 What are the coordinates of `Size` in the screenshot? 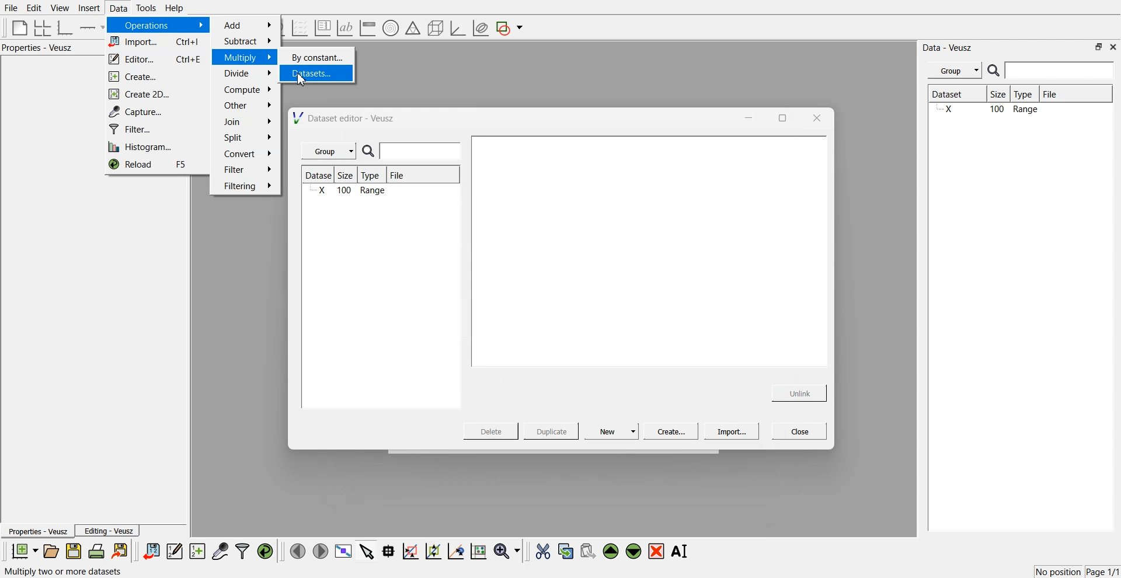 It's located at (349, 176).